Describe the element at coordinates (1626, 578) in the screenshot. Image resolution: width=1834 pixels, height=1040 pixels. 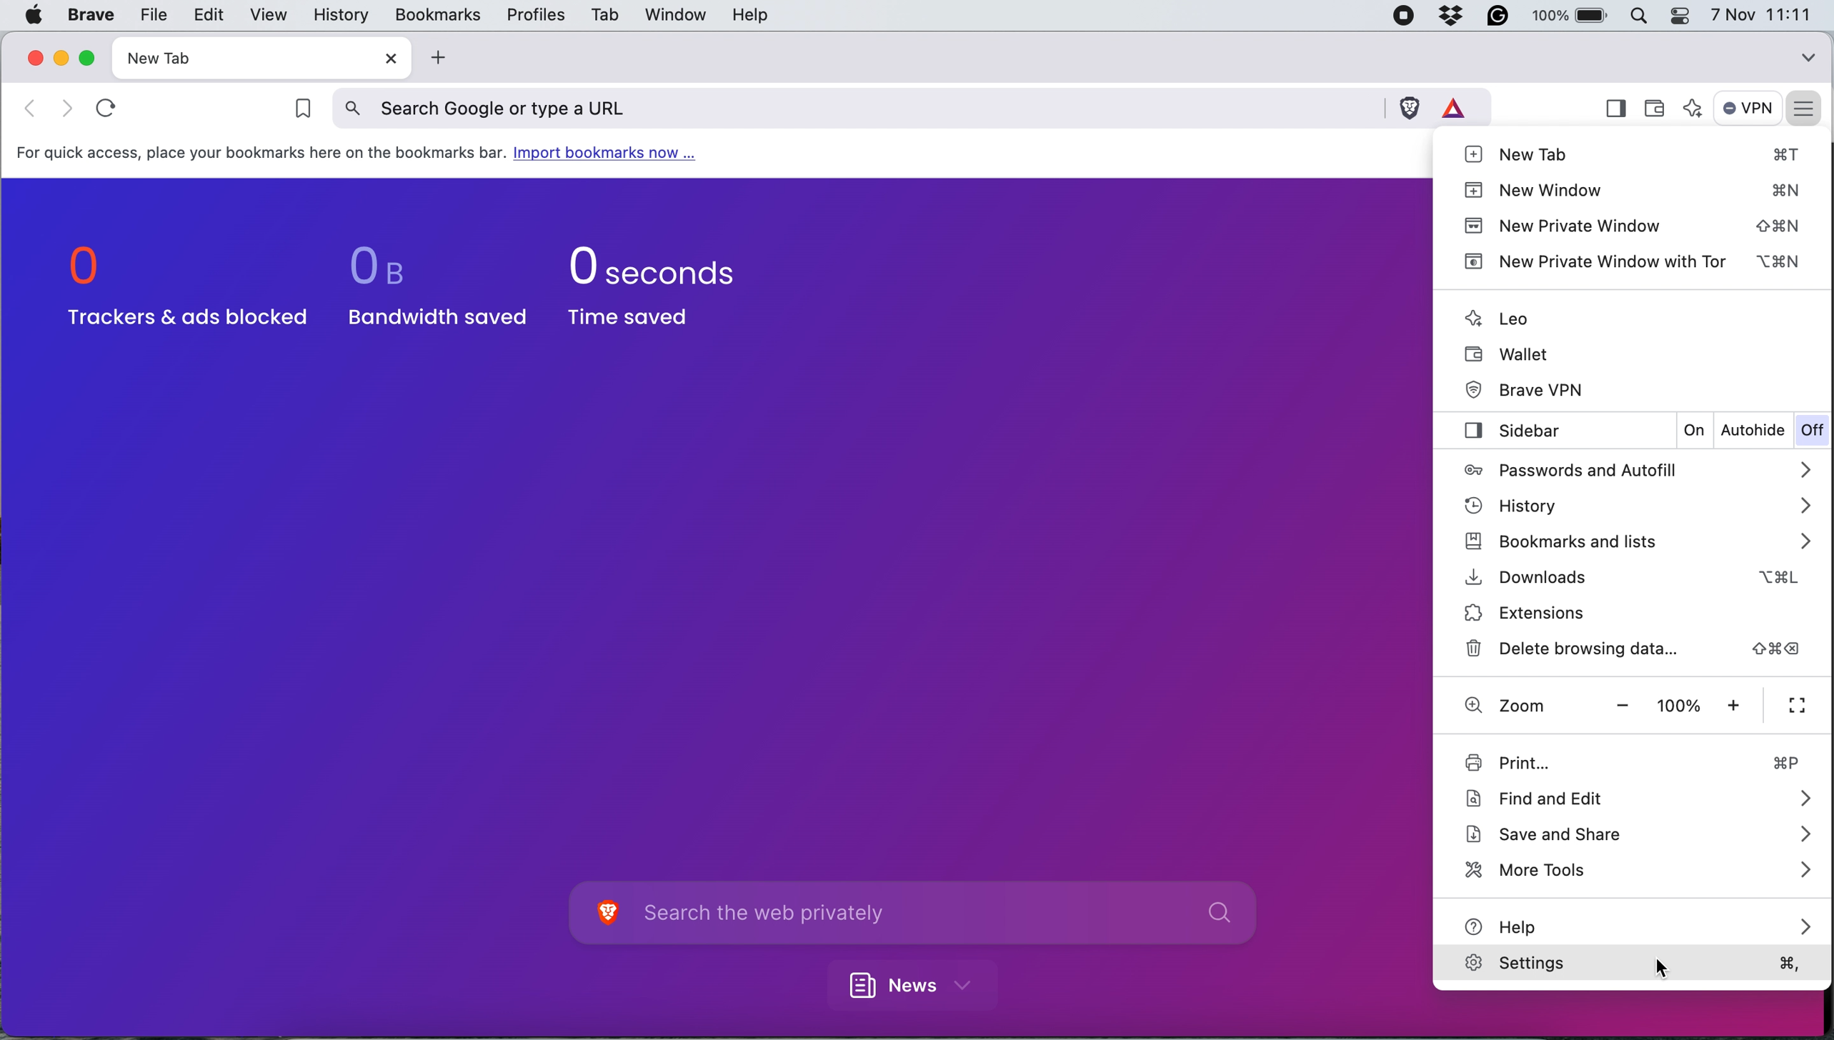
I see `downloads` at that location.